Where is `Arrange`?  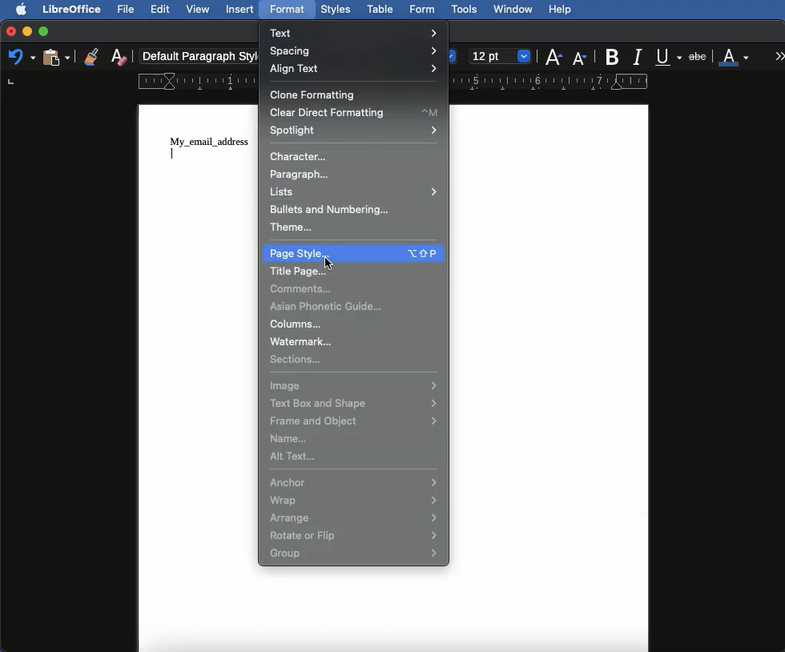 Arrange is located at coordinates (354, 517).